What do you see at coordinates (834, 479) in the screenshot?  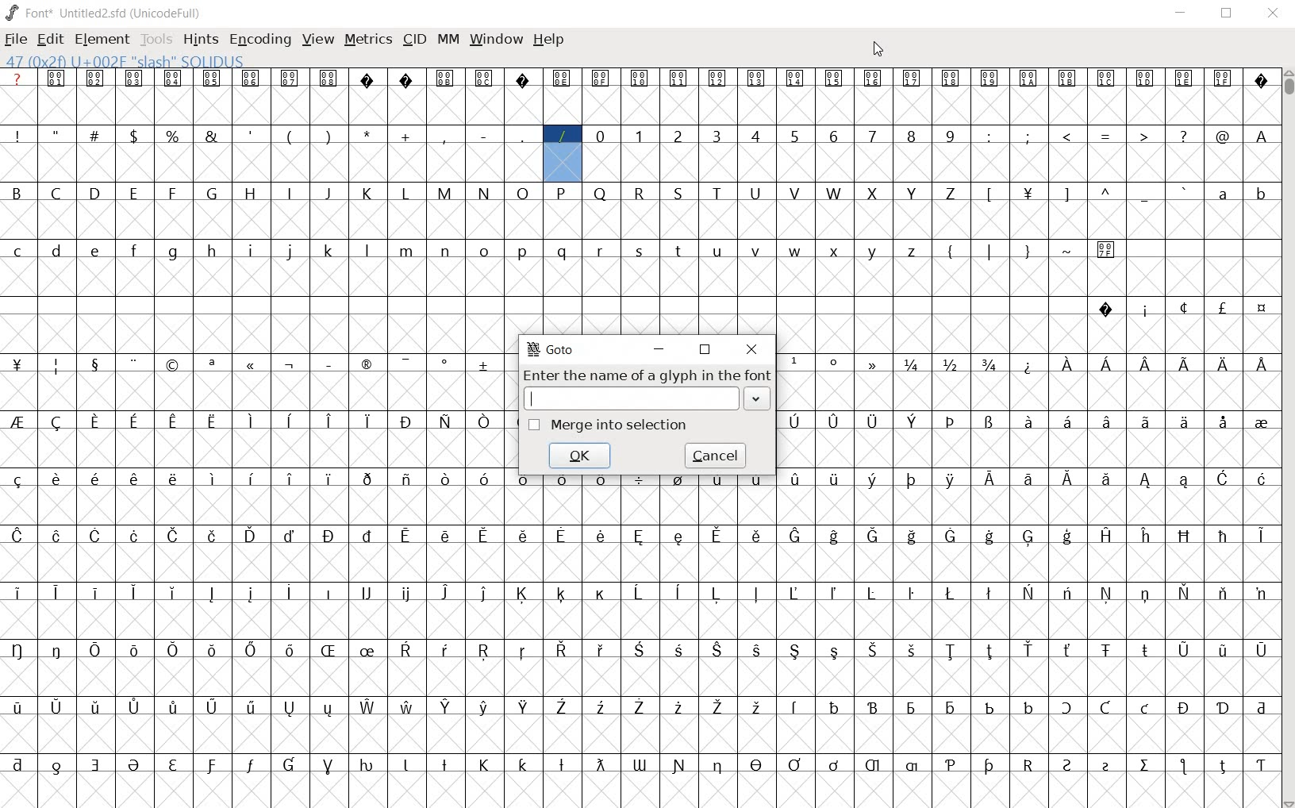 I see `glyph` at bounding box center [834, 479].